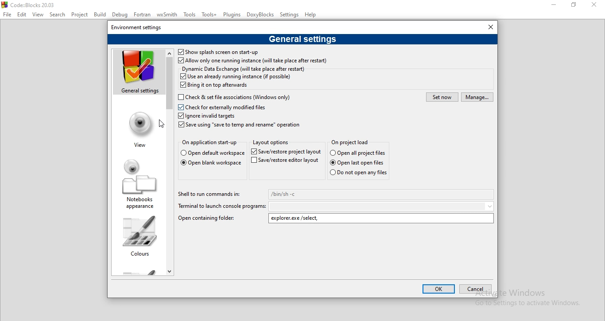  Describe the element at coordinates (238, 125) in the screenshot. I see `Save using 'save to temp and rename" operation` at that location.